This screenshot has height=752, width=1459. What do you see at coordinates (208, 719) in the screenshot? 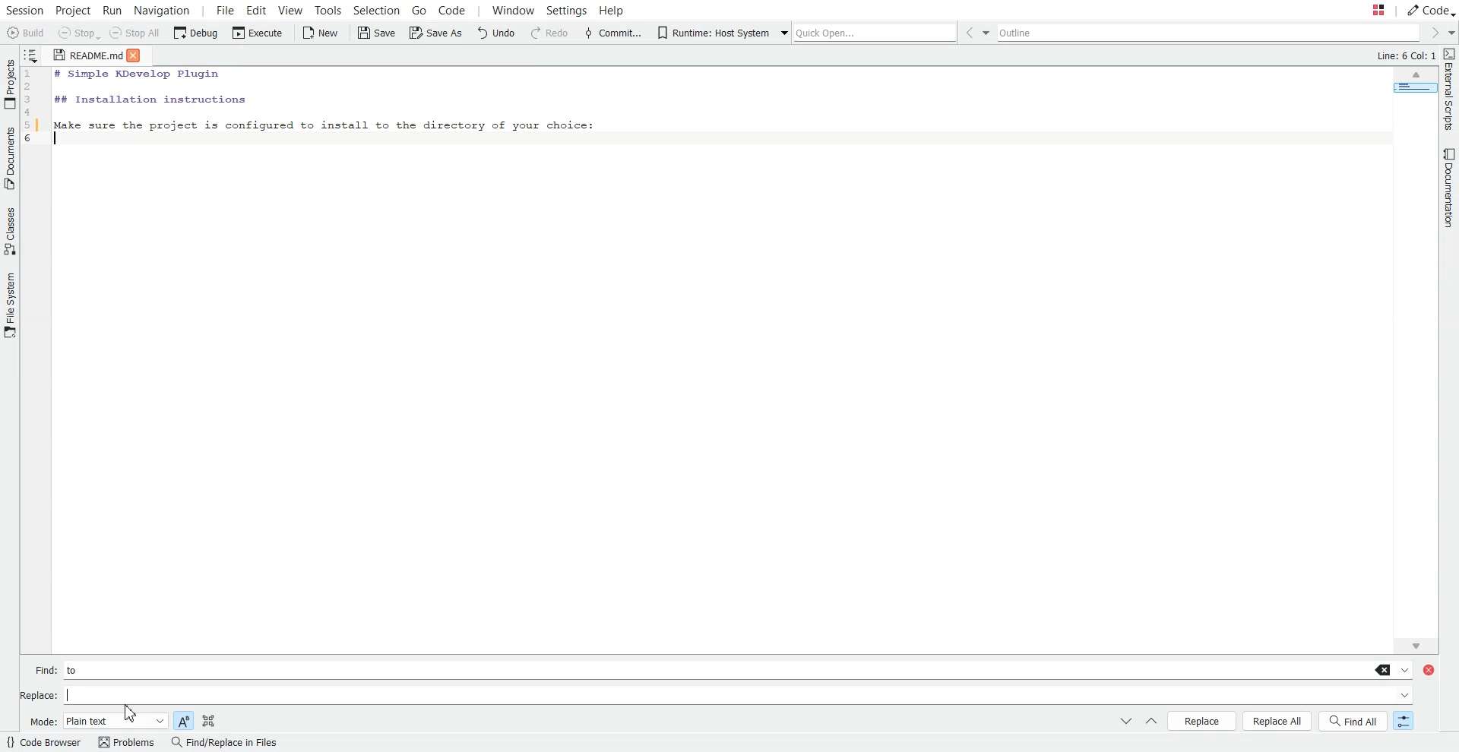
I see `Search in selection only` at bounding box center [208, 719].